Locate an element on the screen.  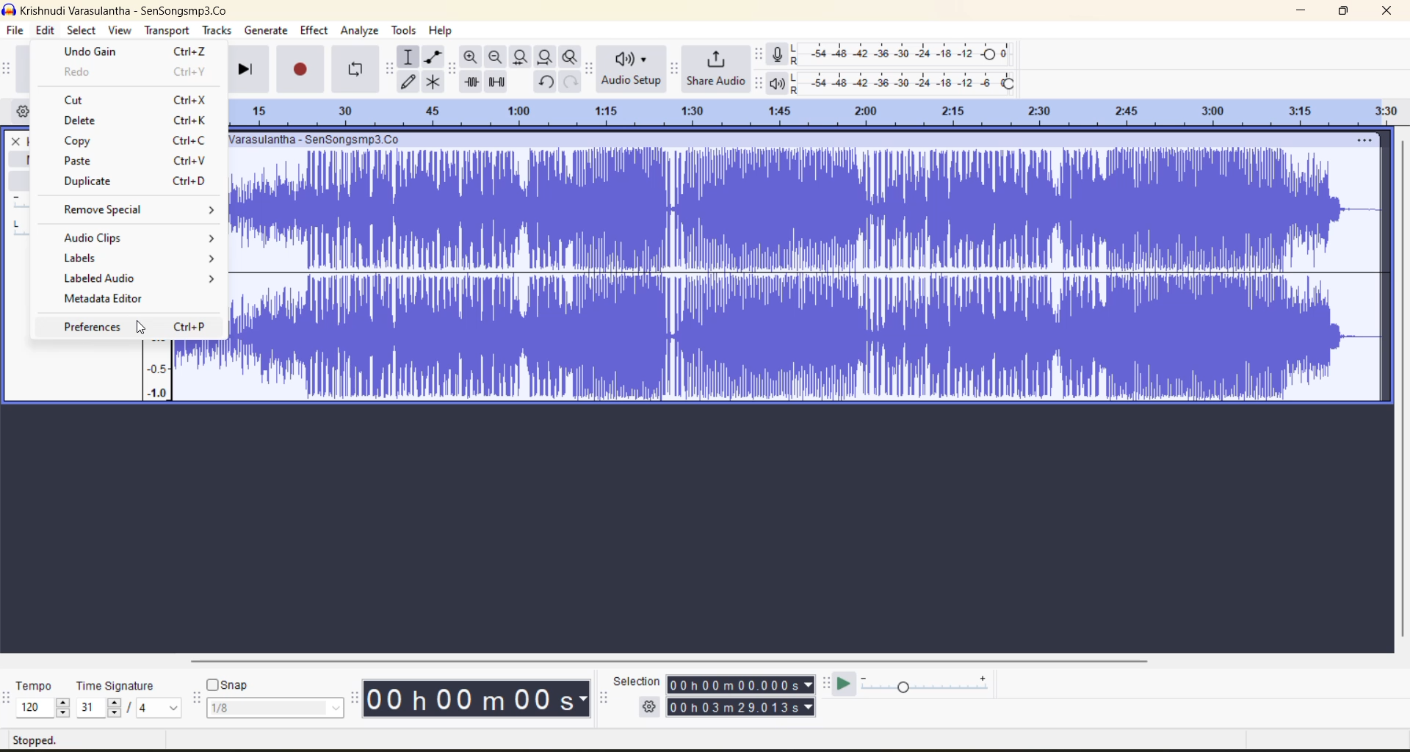
skip to end is located at coordinates (245, 67).